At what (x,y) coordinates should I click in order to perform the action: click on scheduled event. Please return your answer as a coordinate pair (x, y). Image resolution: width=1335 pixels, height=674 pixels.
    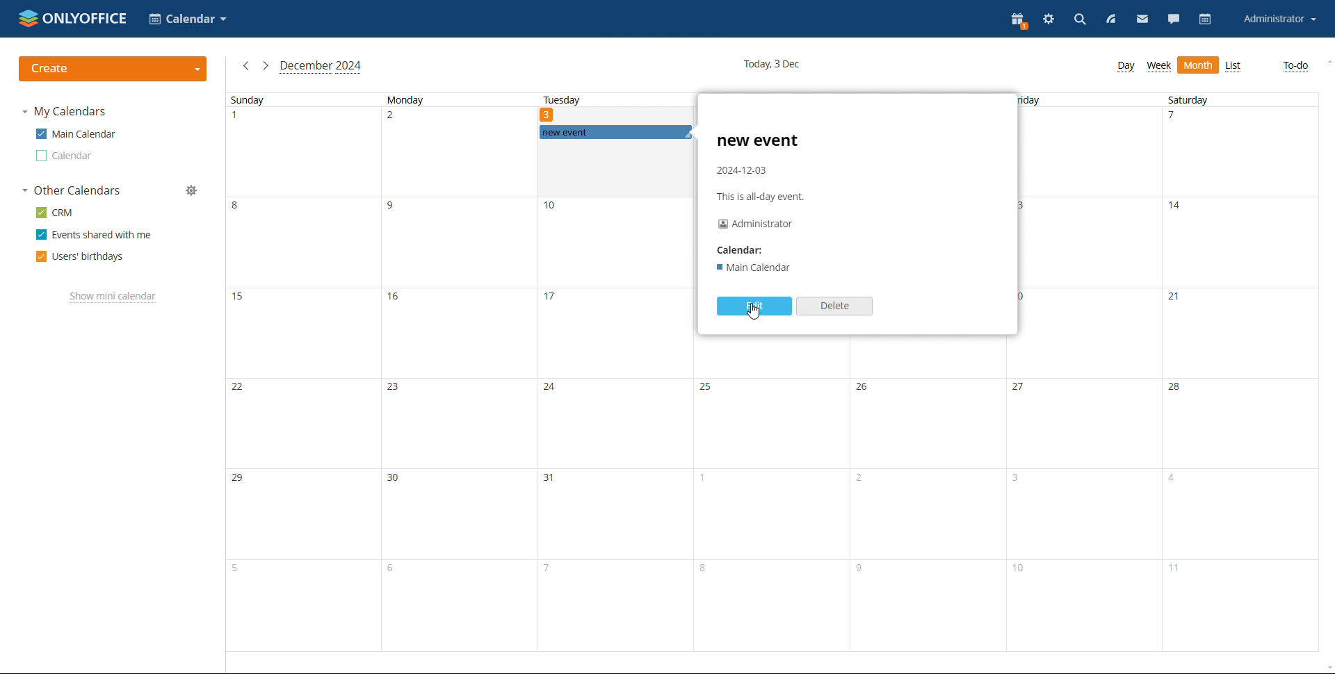
    Looking at the image, I should click on (615, 132).